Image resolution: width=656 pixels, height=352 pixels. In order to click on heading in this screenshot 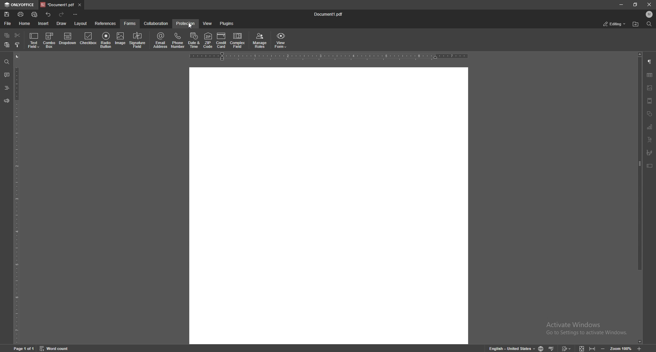, I will do `click(6, 89)`.